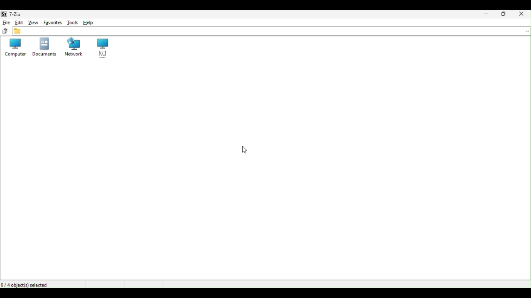  What do you see at coordinates (246, 149) in the screenshot?
I see `cursor` at bounding box center [246, 149].